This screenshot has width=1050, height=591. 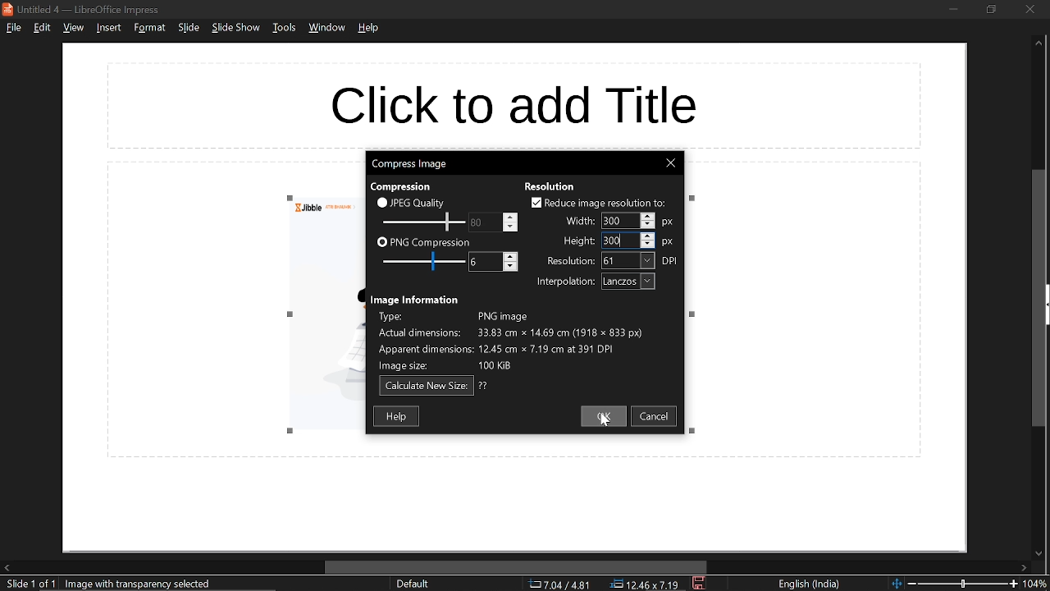 I want to click on slide show, so click(x=236, y=30).